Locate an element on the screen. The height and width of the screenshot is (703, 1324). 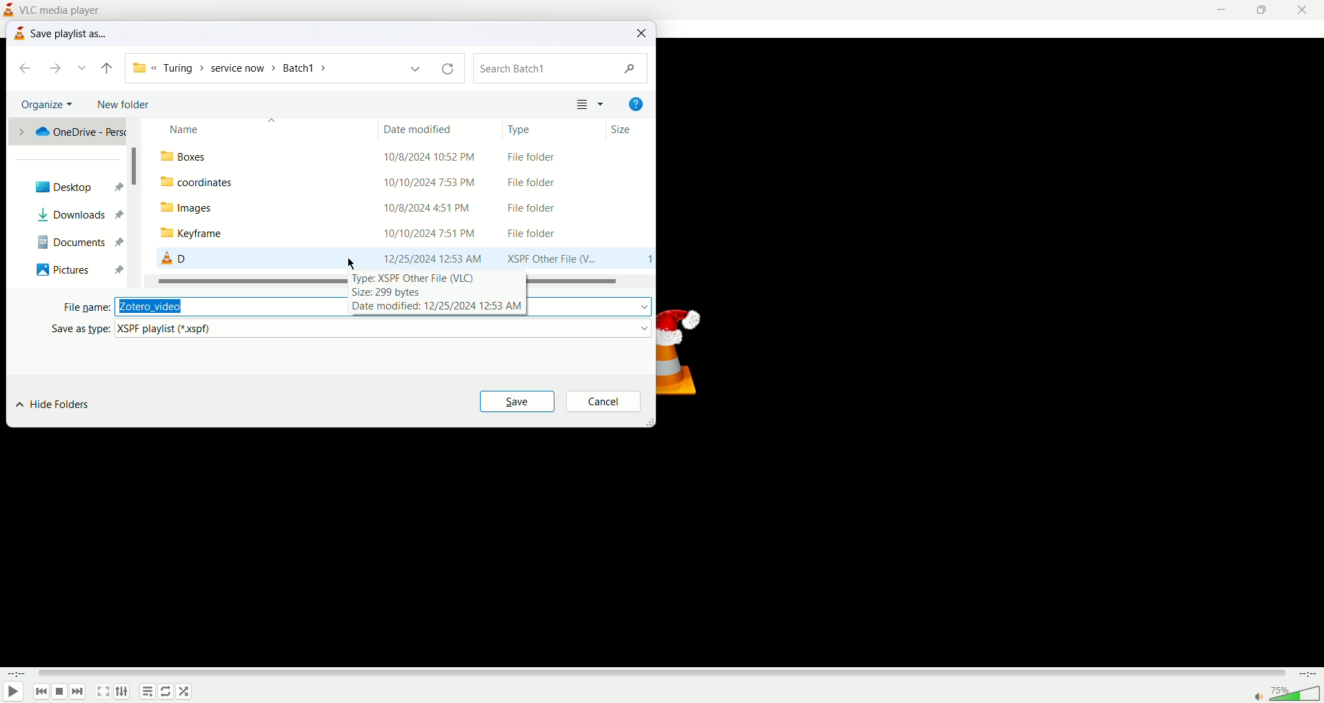
minimize is located at coordinates (1227, 10).